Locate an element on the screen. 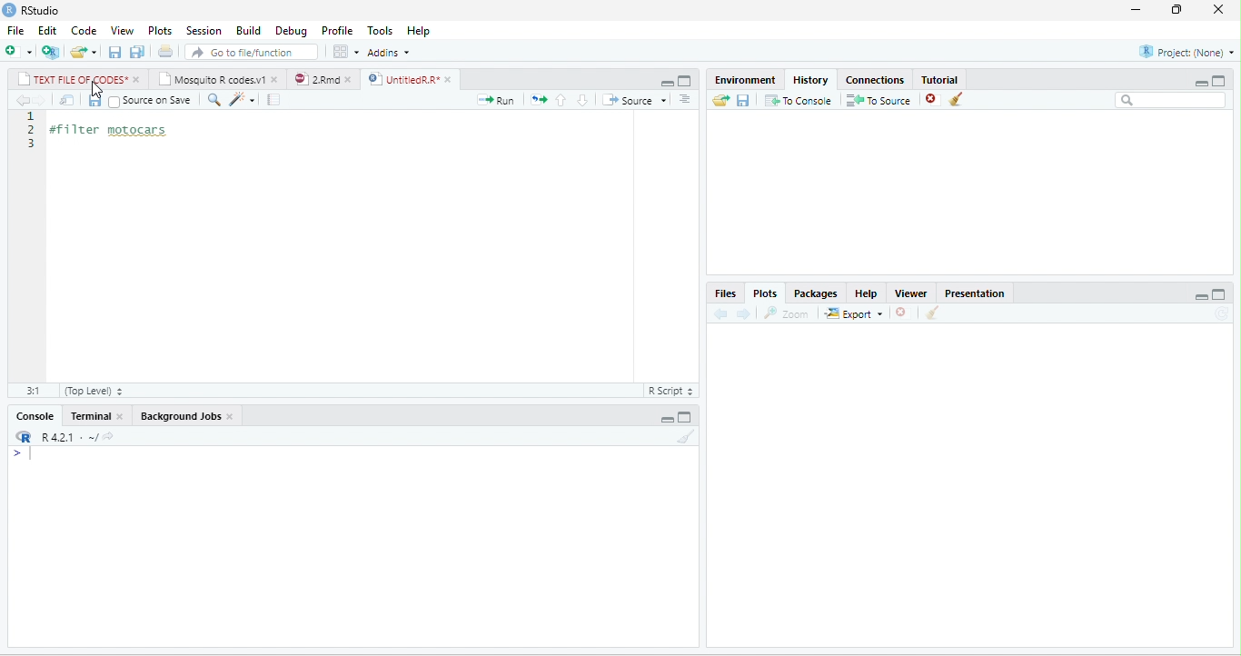 Image resolution: width=1241 pixels, height=656 pixels. File is located at coordinates (15, 30).